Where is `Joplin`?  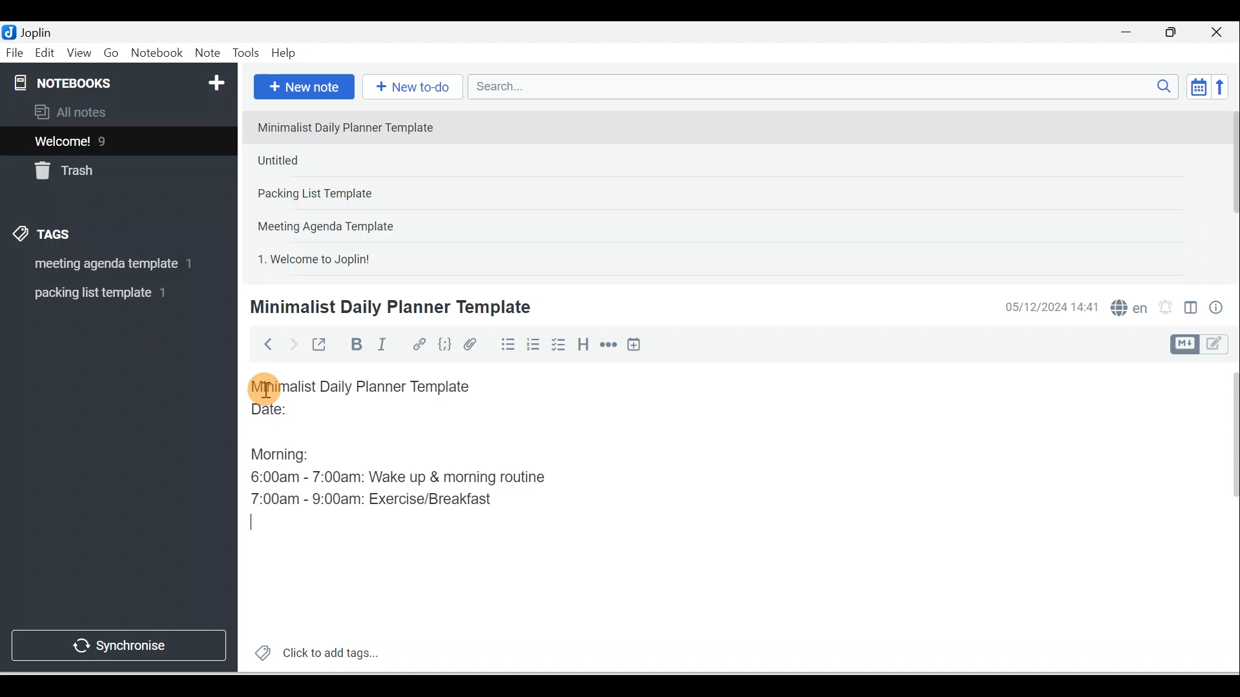
Joplin is located at coordinates (39, 31).